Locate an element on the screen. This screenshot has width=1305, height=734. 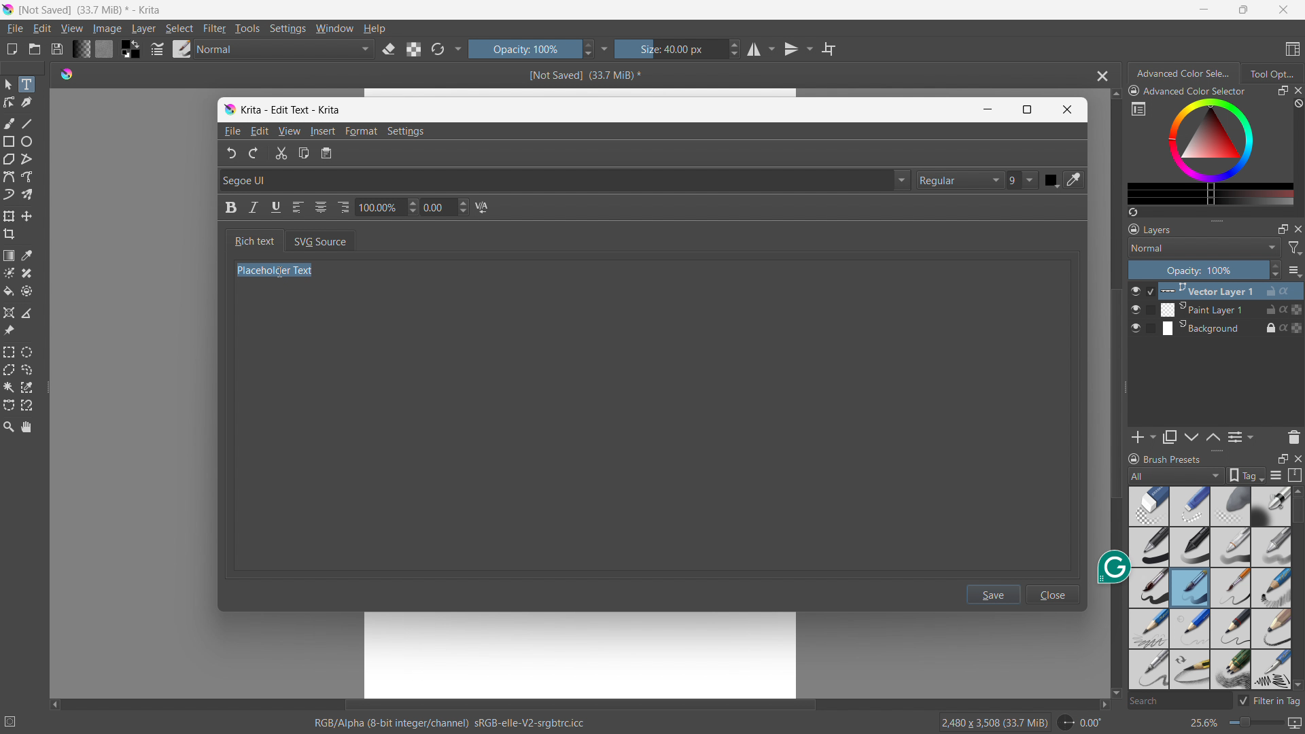
enclose and fill tool is located at coordinates (27, 291).